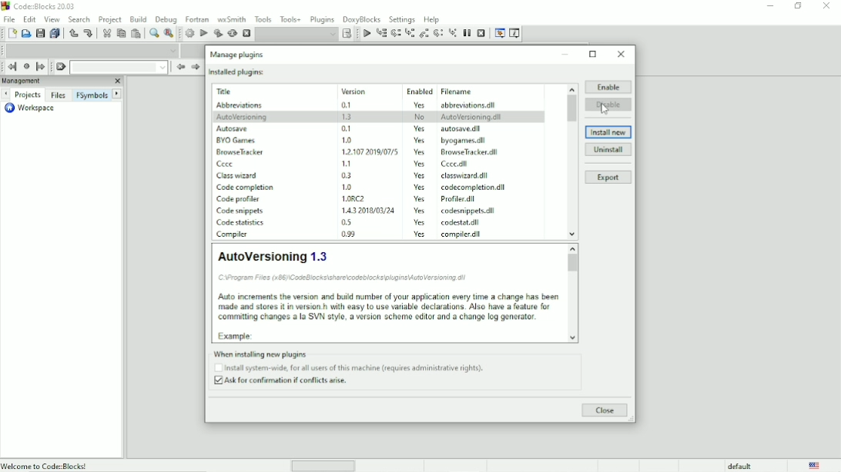 Image resolution: width=841 pixels, height=472 pixels. I want to click on Various info, so click(515, 33).